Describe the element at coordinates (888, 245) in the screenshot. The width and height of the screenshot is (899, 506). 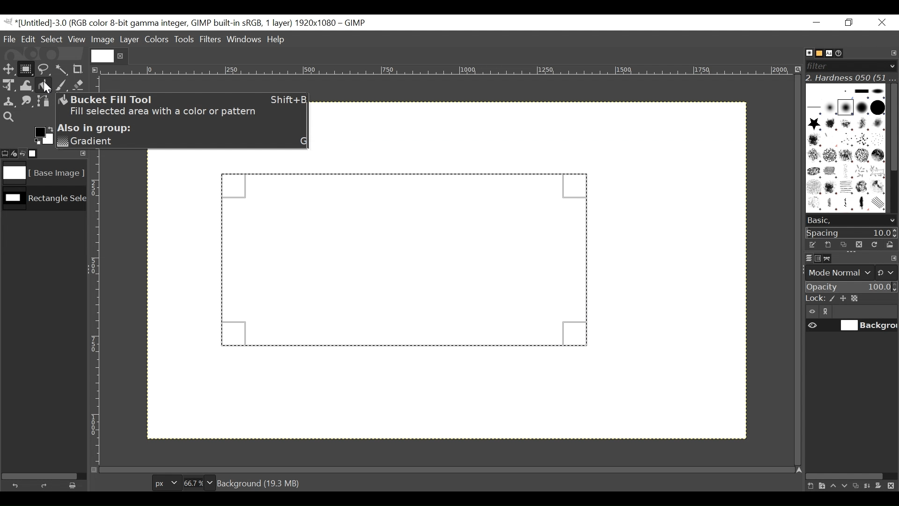
I see `Open` at that location.